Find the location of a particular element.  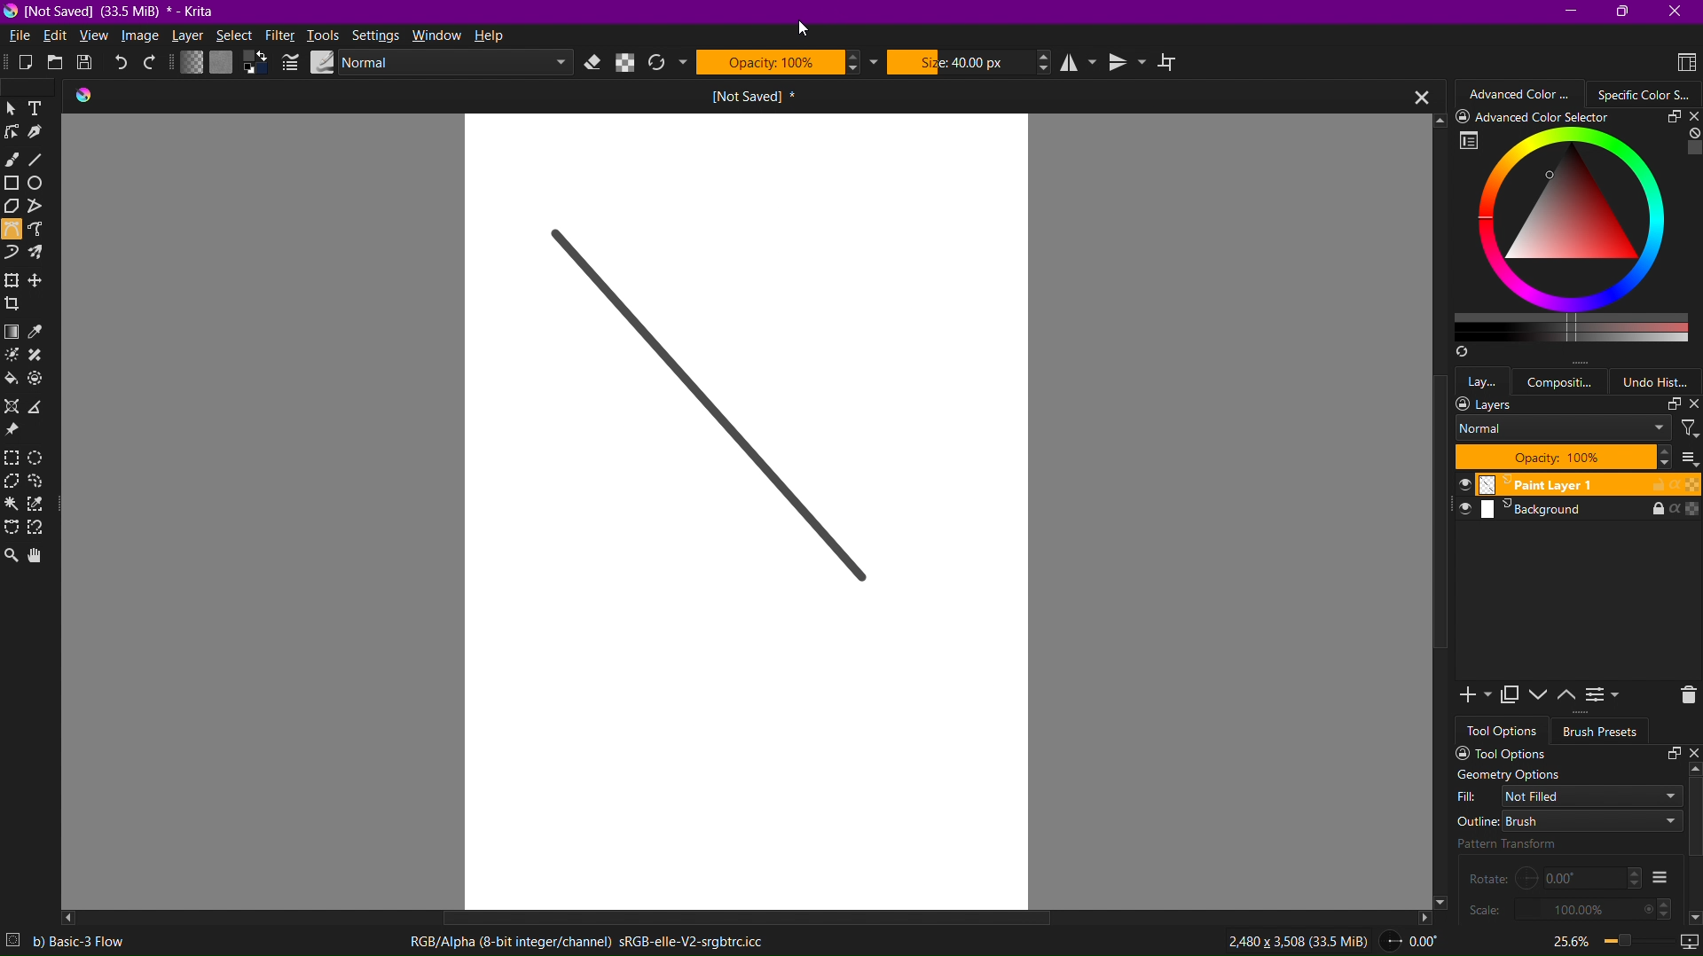

Up is located at coordinates (1692, 770).